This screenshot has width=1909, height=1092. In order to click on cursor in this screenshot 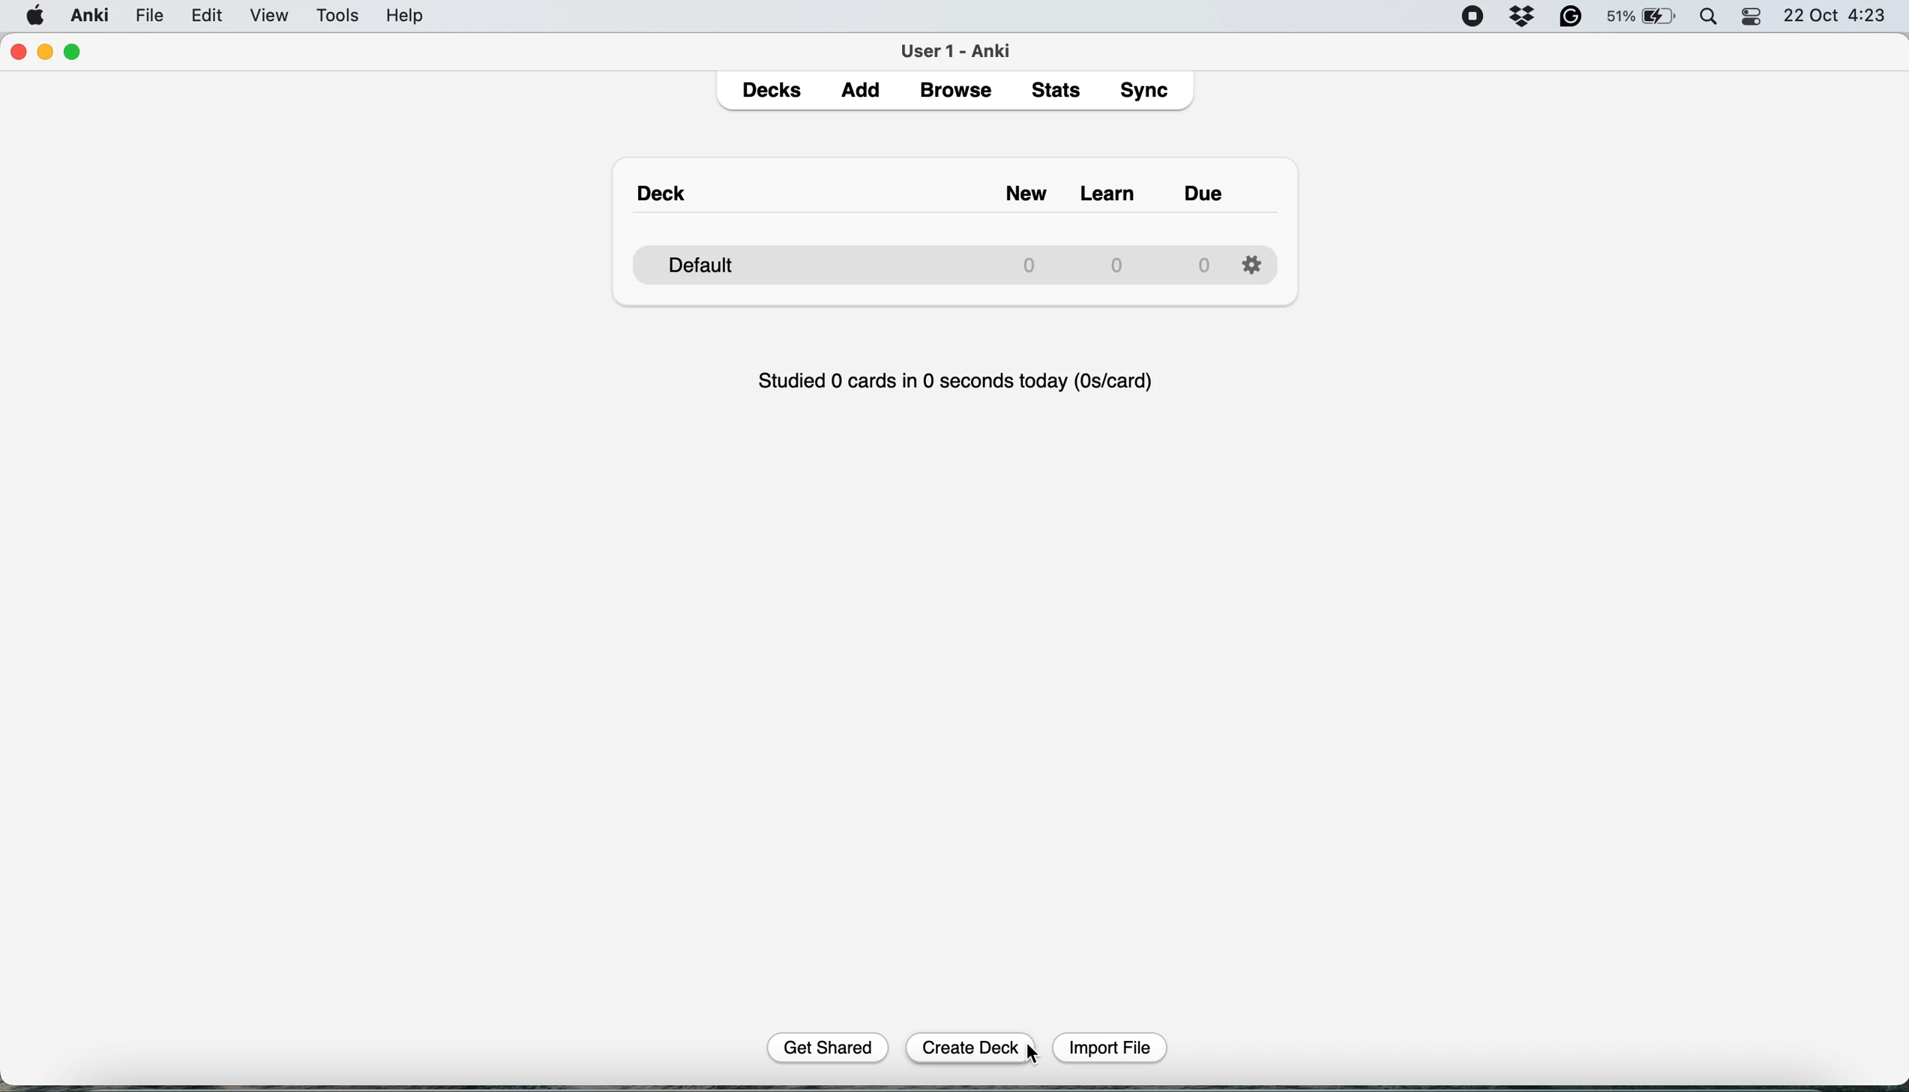, I will do `click(1036, 1054)`.